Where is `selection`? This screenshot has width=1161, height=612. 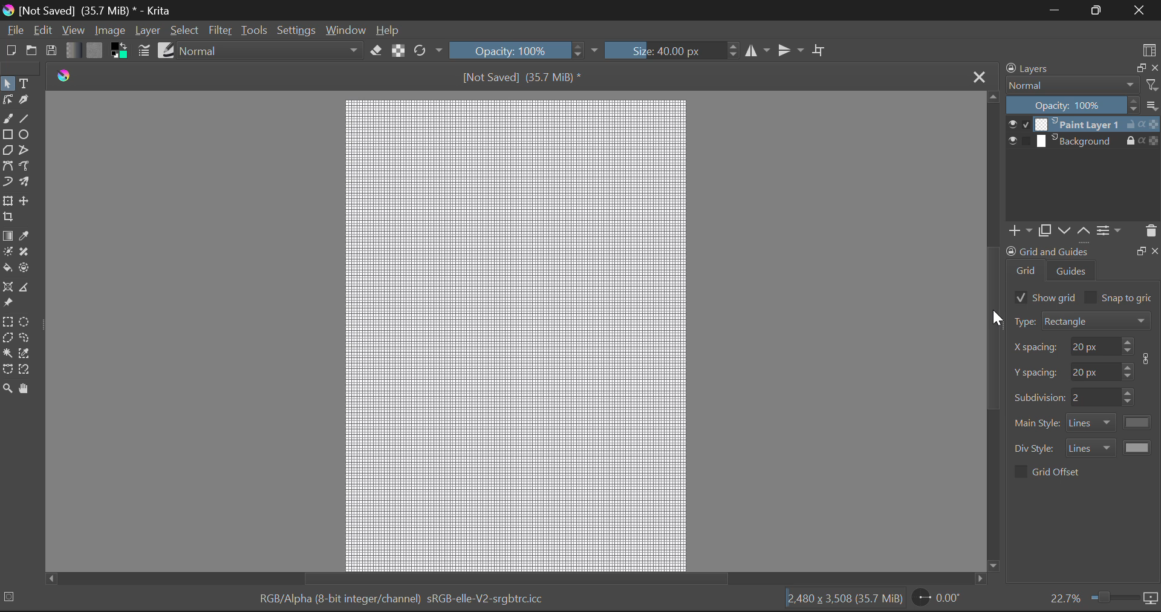 selection is located at coordinates (11, 596).